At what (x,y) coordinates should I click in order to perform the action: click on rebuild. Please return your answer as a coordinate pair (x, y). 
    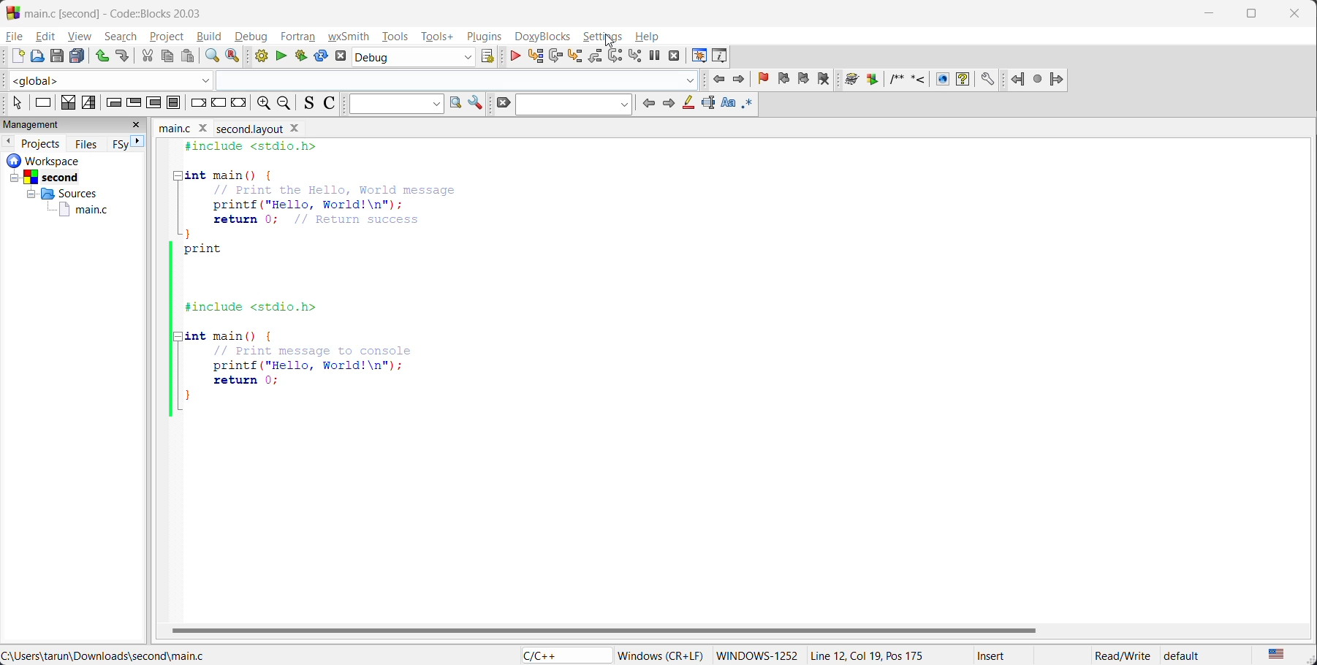
    Looking at the image, I should click on (319, 58).